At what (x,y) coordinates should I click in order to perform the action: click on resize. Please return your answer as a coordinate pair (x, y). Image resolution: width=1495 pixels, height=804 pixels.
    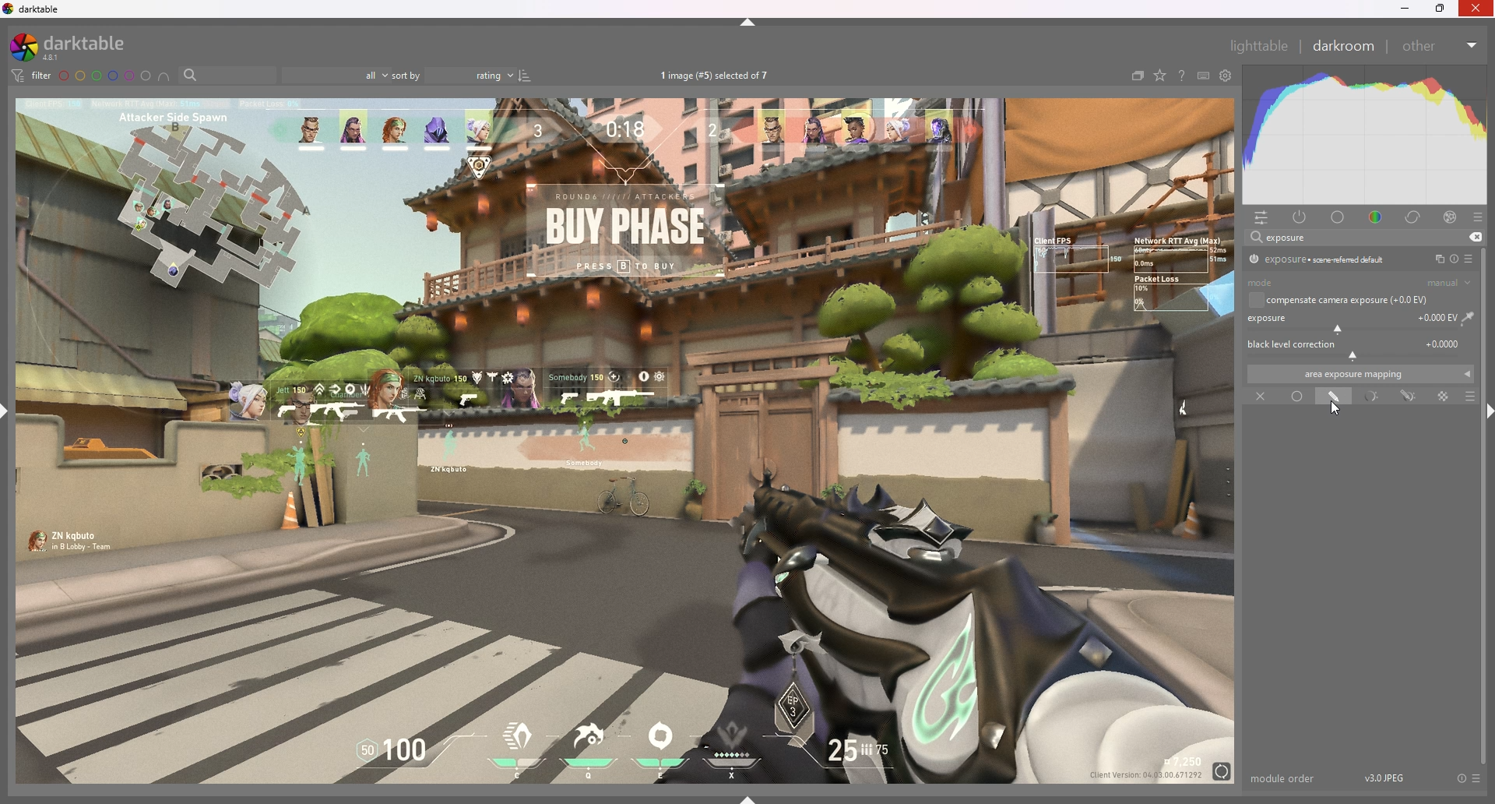
    Looking at the image, I should click on (1440, 9).